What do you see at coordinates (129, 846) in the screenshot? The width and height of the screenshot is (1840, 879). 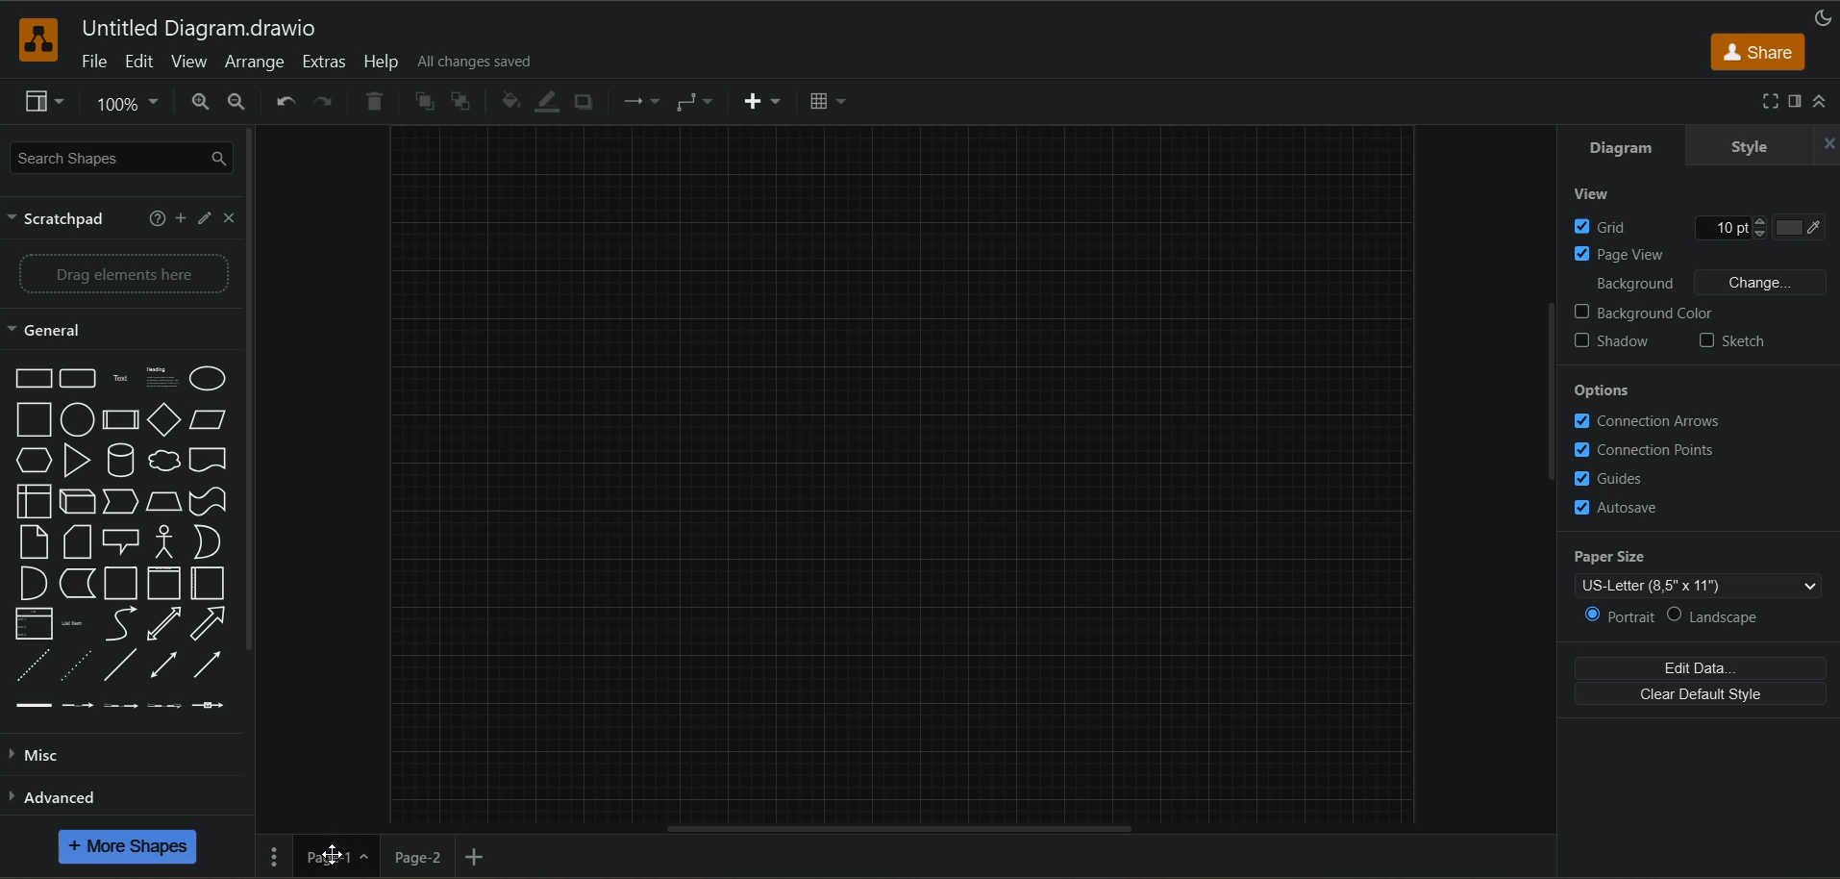 I see `more shapes` at bounding box center [129, 846].